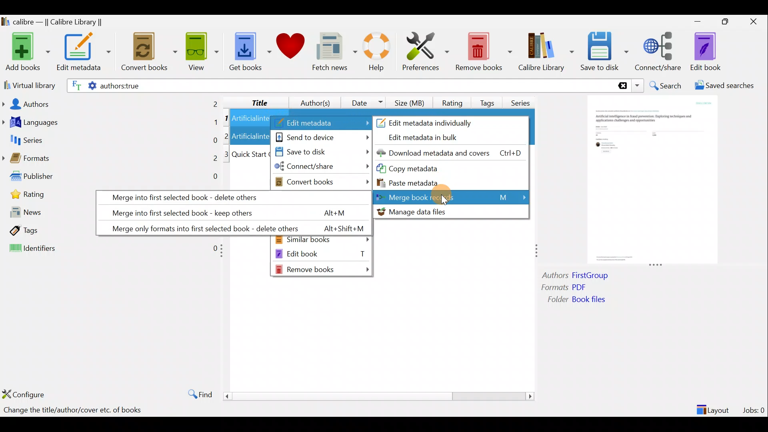  What do you see at coordinates (228, 136) in the screenshot?
I see `2` at bounding box center [228, 136].